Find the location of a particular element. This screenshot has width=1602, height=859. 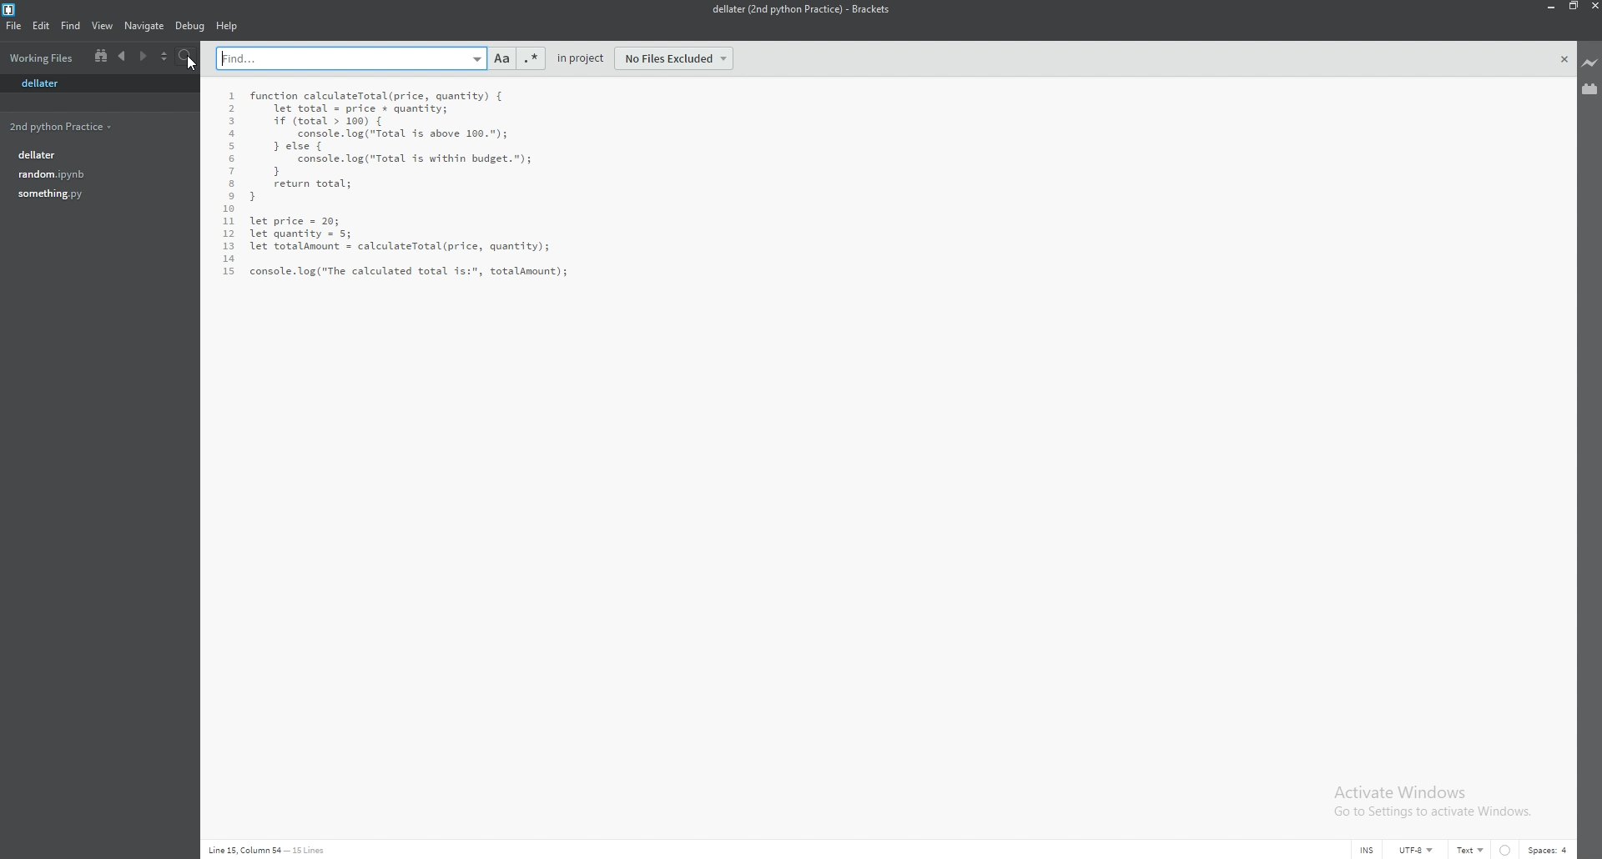

2 is located at coordinates (230, 109).